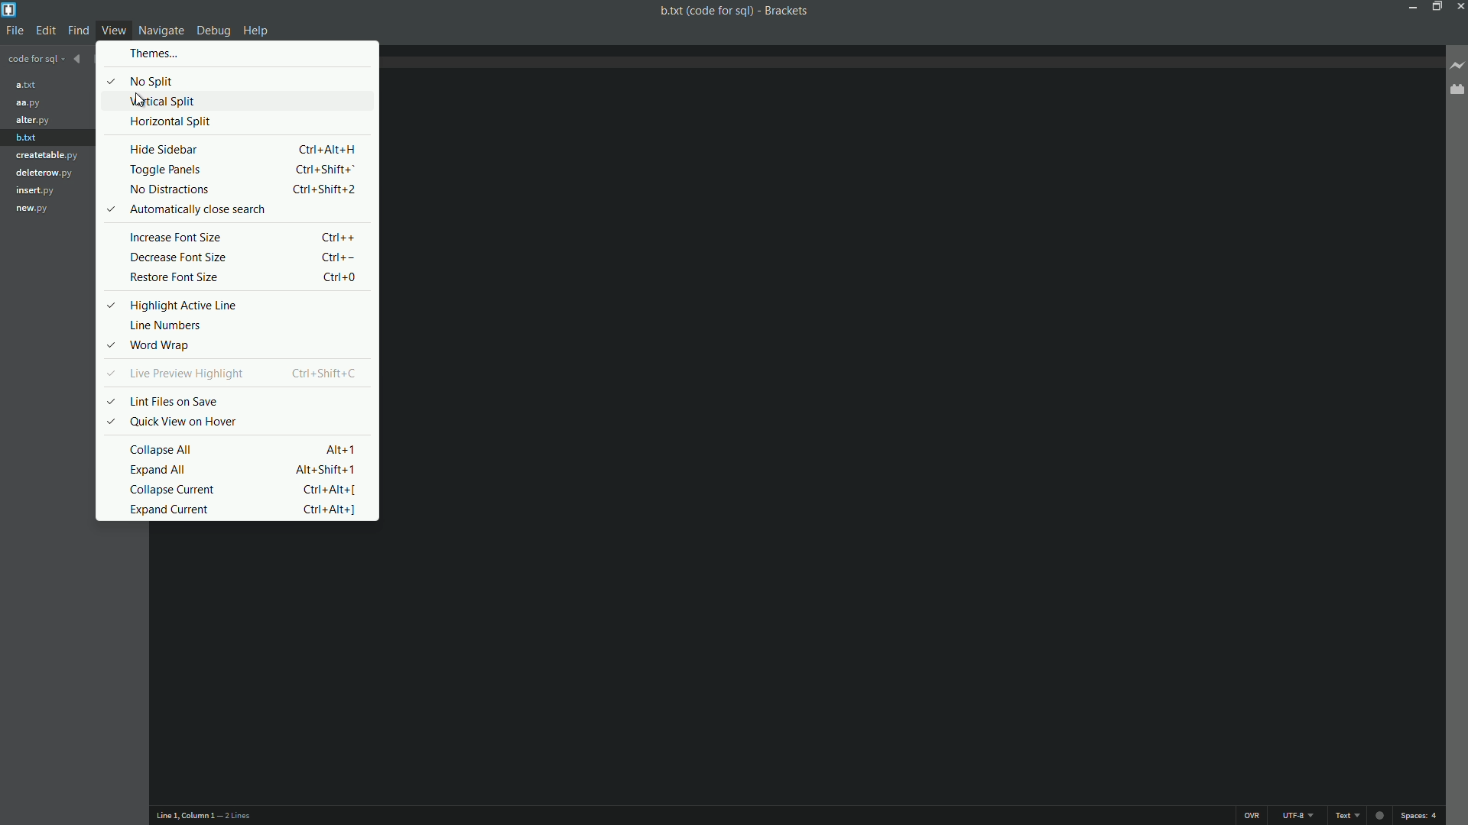 This screenshot has height=825, width=1468. What do you see at coordinates (245, 277) in the screenshot?
I see `restore font size` at bounding box center [245, 277].